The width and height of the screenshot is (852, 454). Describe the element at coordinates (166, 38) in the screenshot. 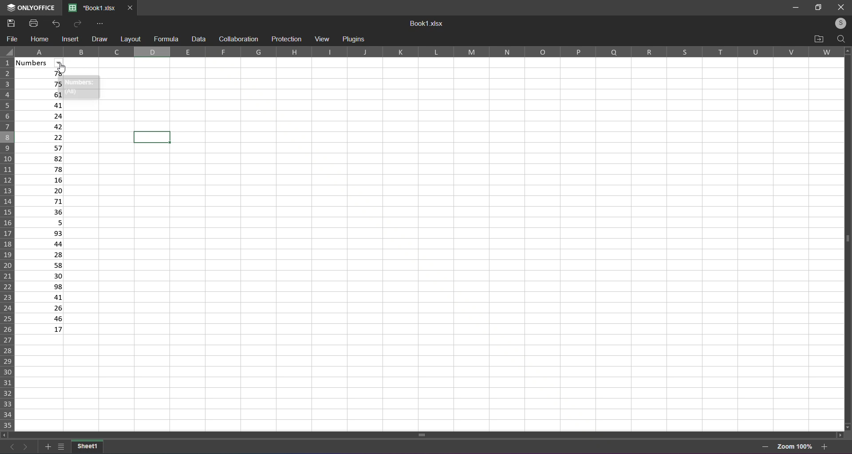

I see `formula` at that location.